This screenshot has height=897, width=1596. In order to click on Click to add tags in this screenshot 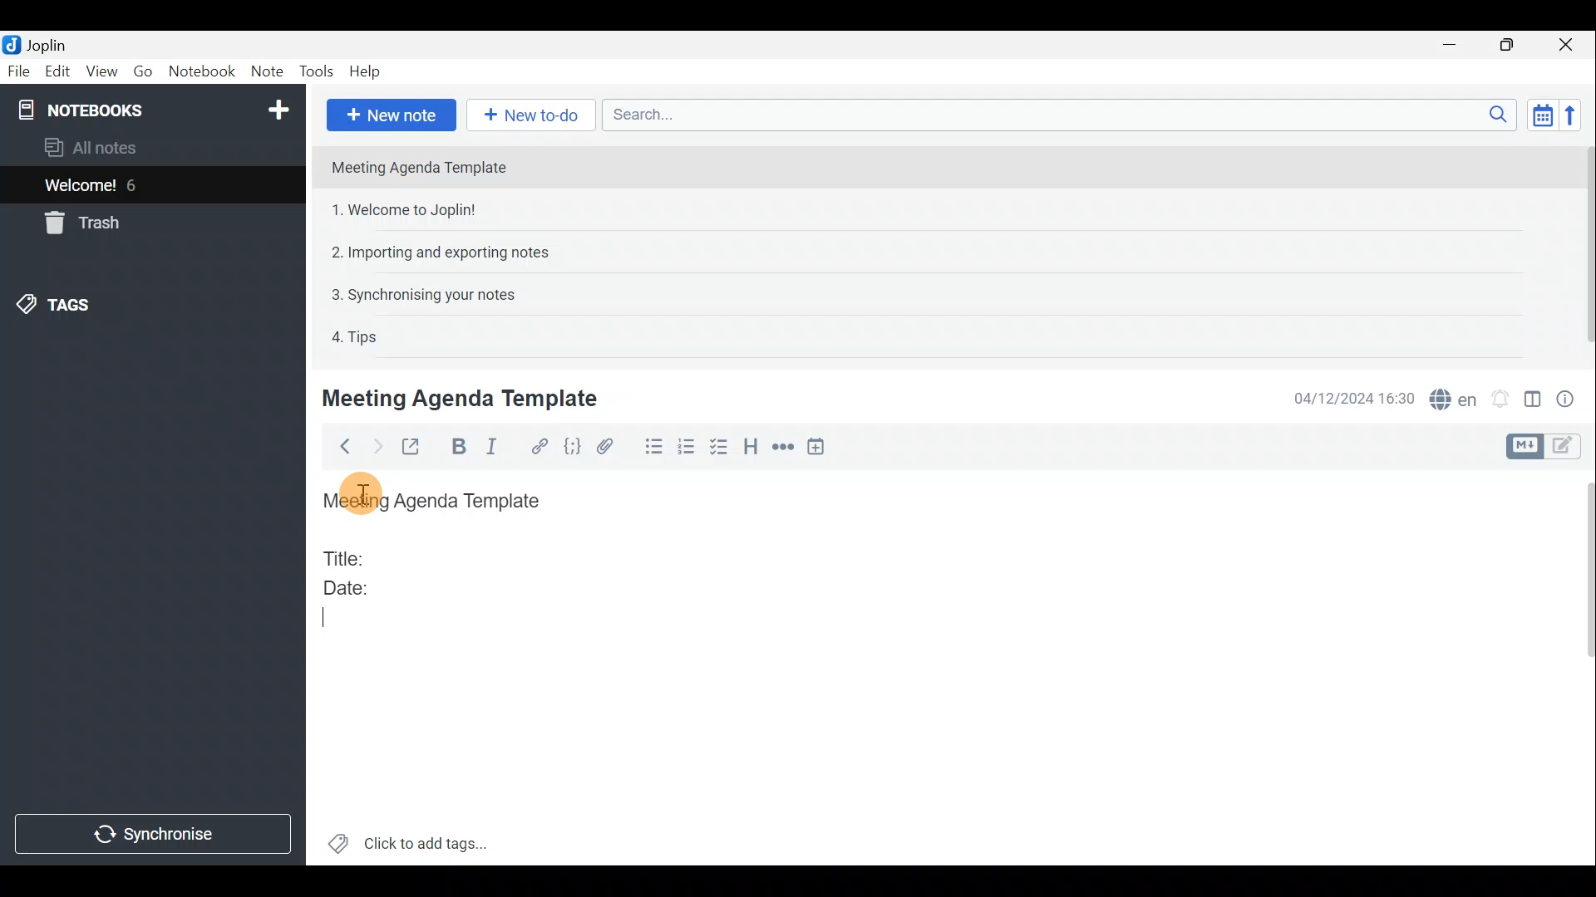, I will do `click(431, 840)`.